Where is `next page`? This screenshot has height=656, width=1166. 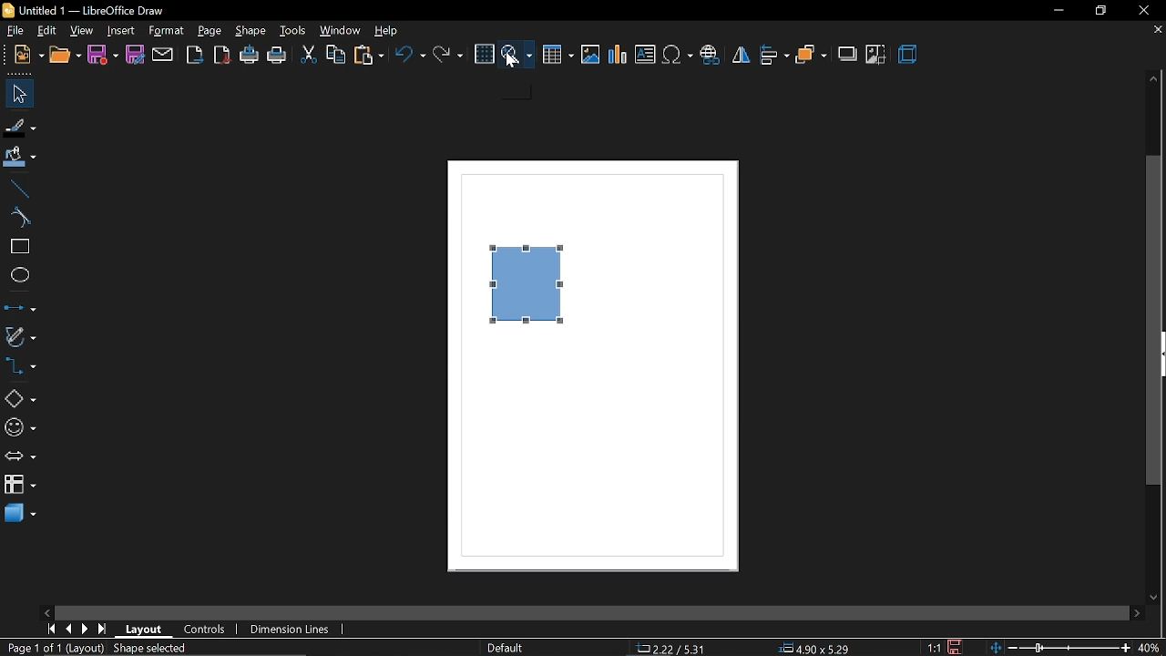
next page is located at coordinates (85, 629).